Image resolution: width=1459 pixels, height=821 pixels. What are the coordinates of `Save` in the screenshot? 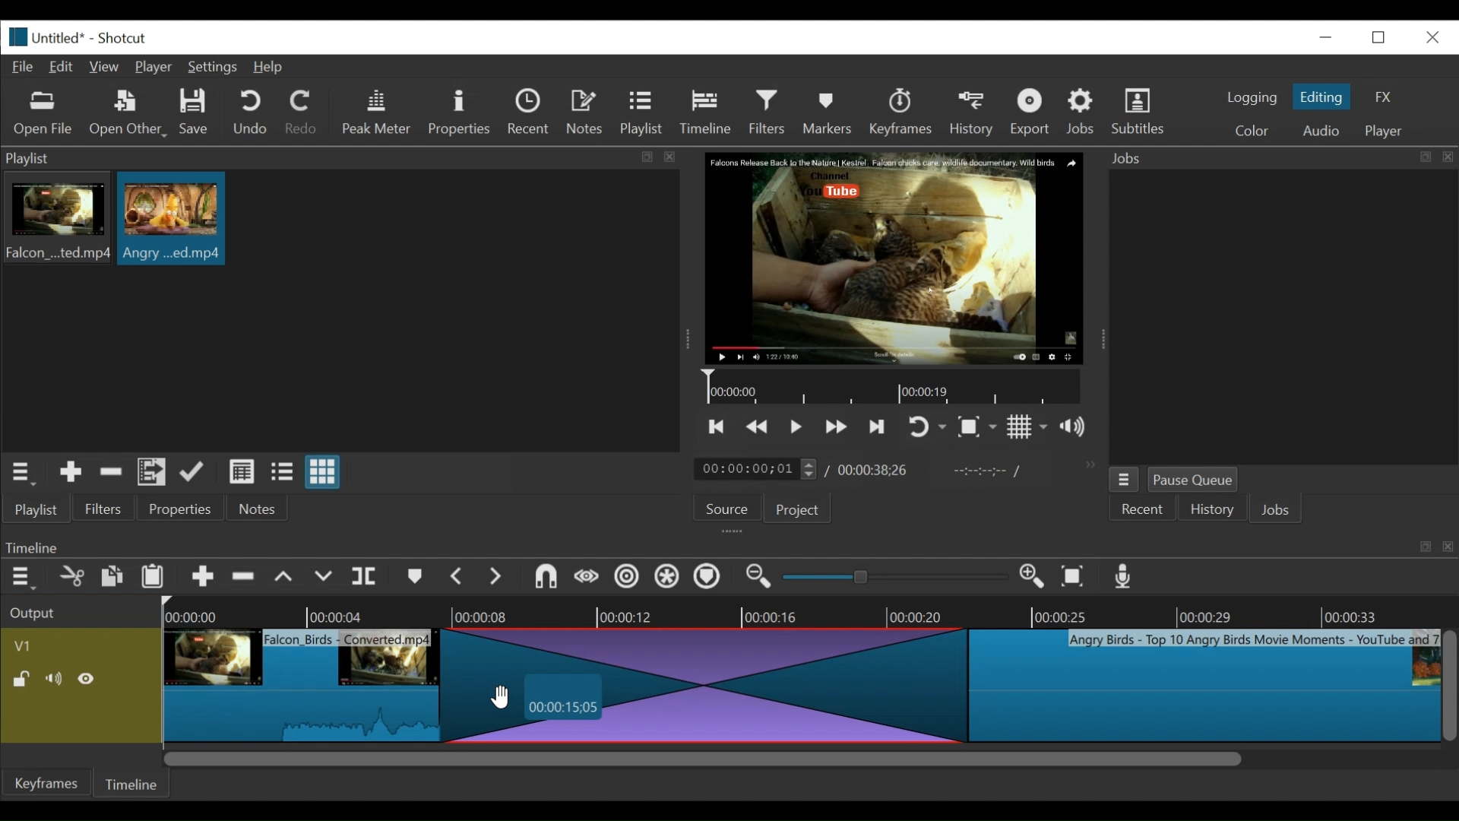 It's located at (195, 114).